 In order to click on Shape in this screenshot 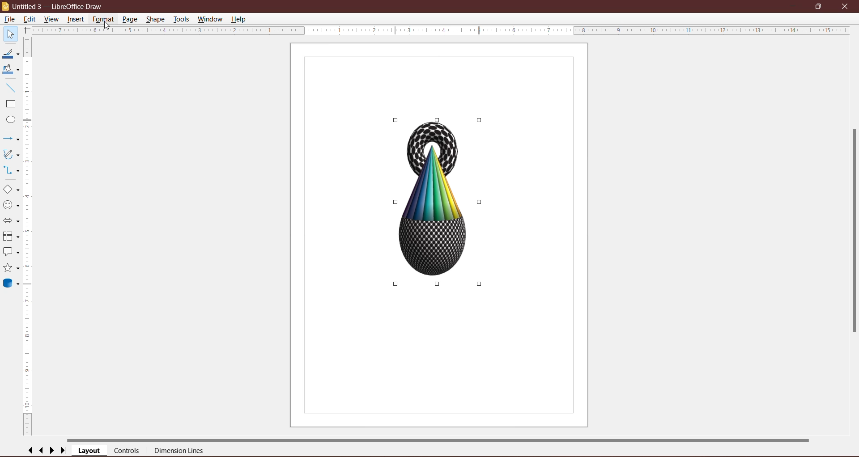, I will do `click(155, 19)`.